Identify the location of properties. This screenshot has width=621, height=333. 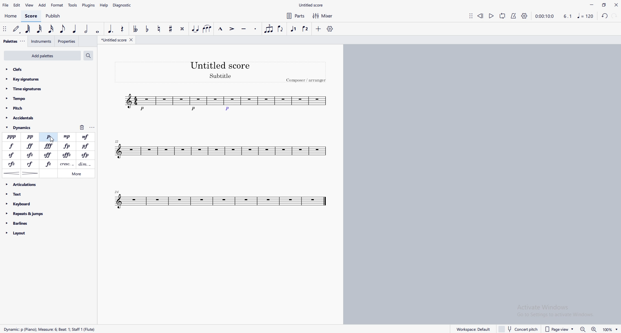
(67, 41).